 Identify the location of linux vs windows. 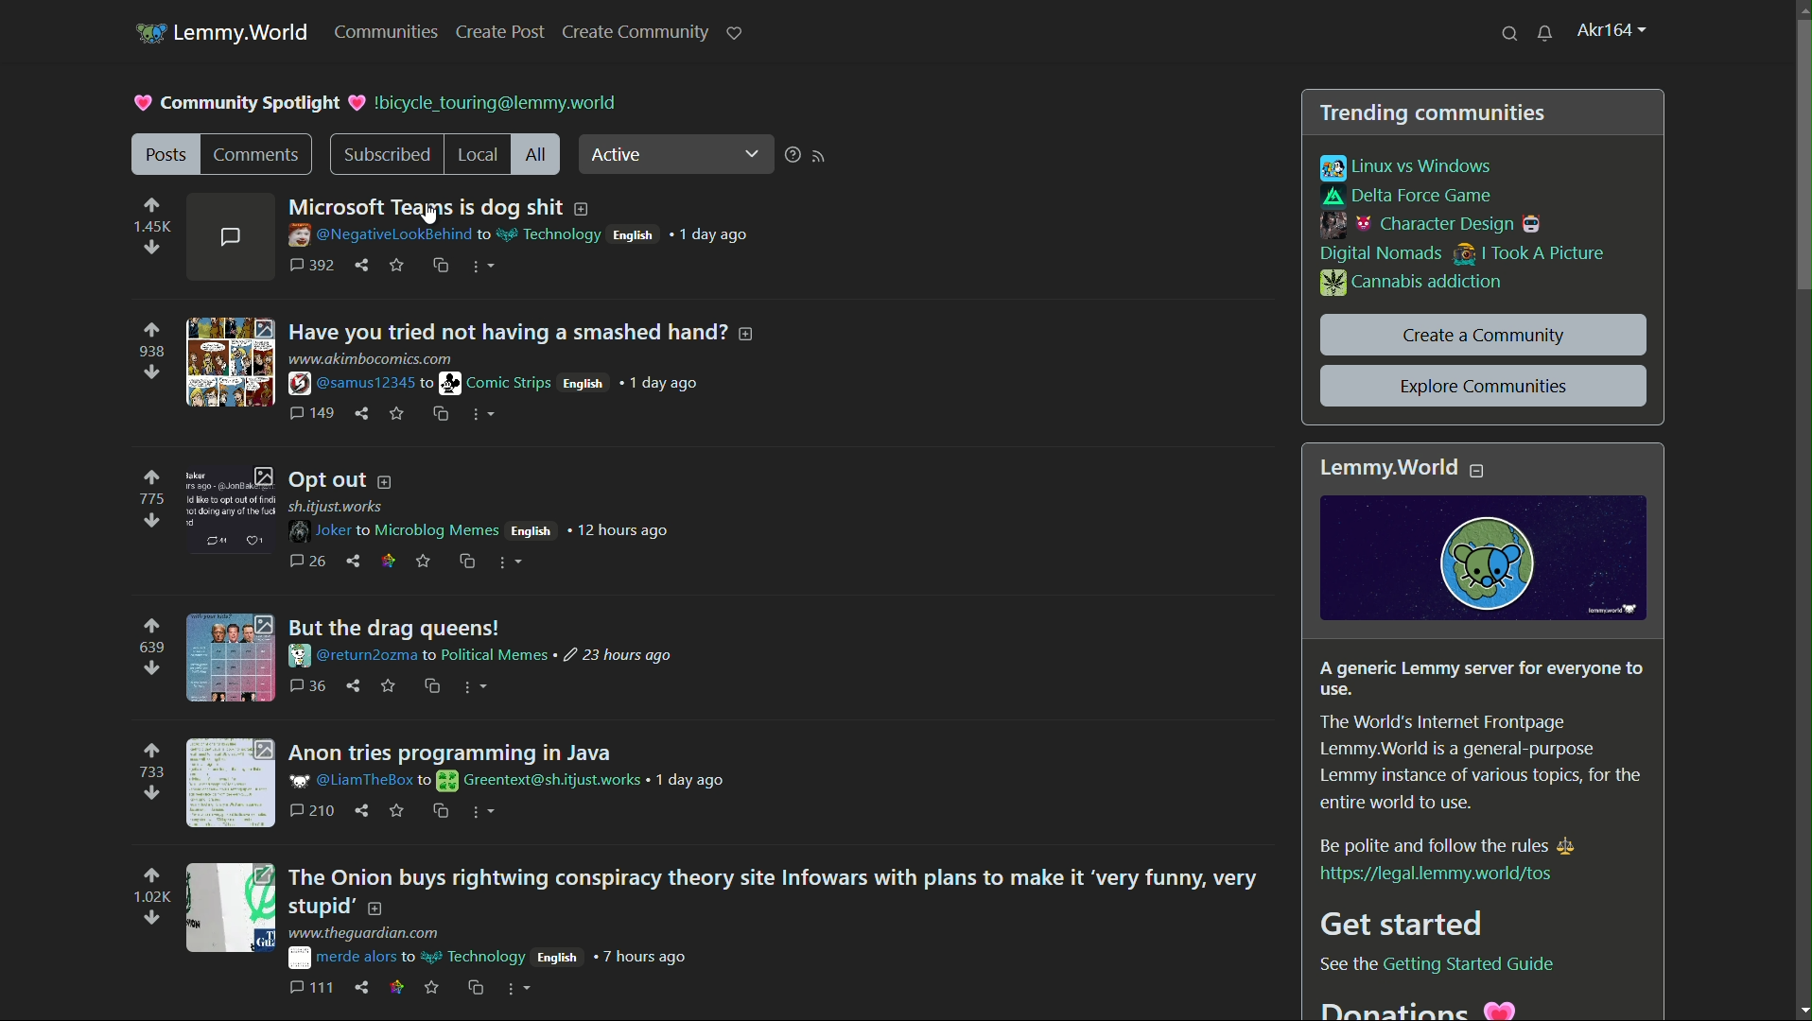
(1408, 169).